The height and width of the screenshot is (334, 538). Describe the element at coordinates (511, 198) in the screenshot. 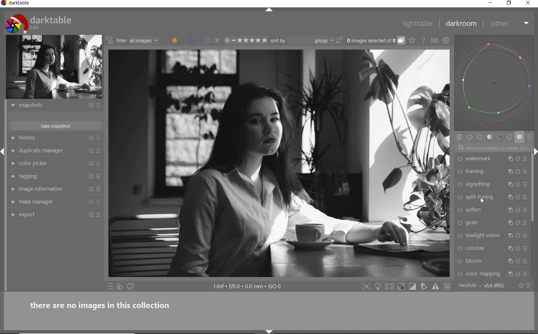

I see `multiple instance actions` at that location.